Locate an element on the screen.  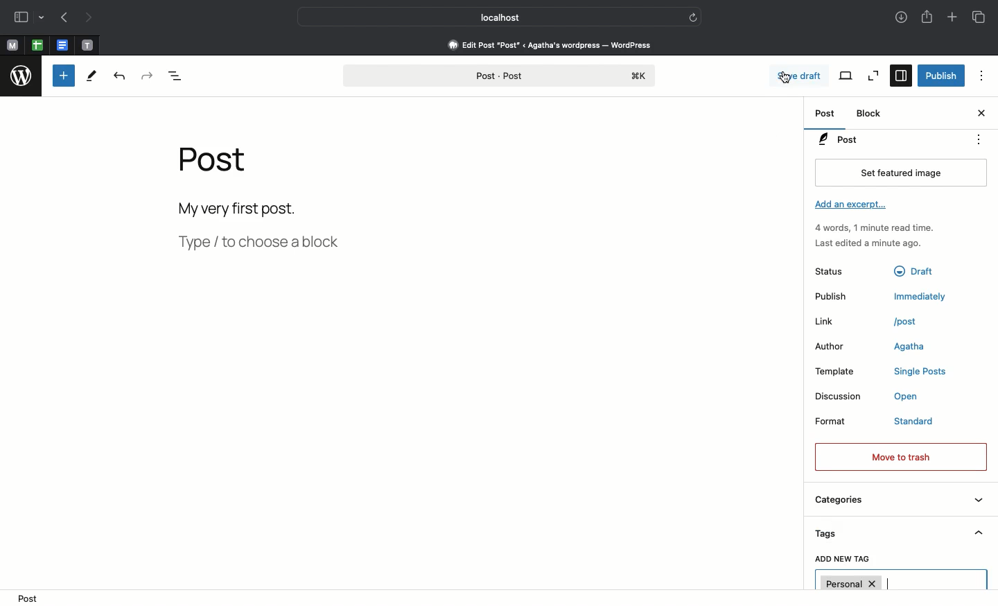
Publish is located at coordinates (834, 295).